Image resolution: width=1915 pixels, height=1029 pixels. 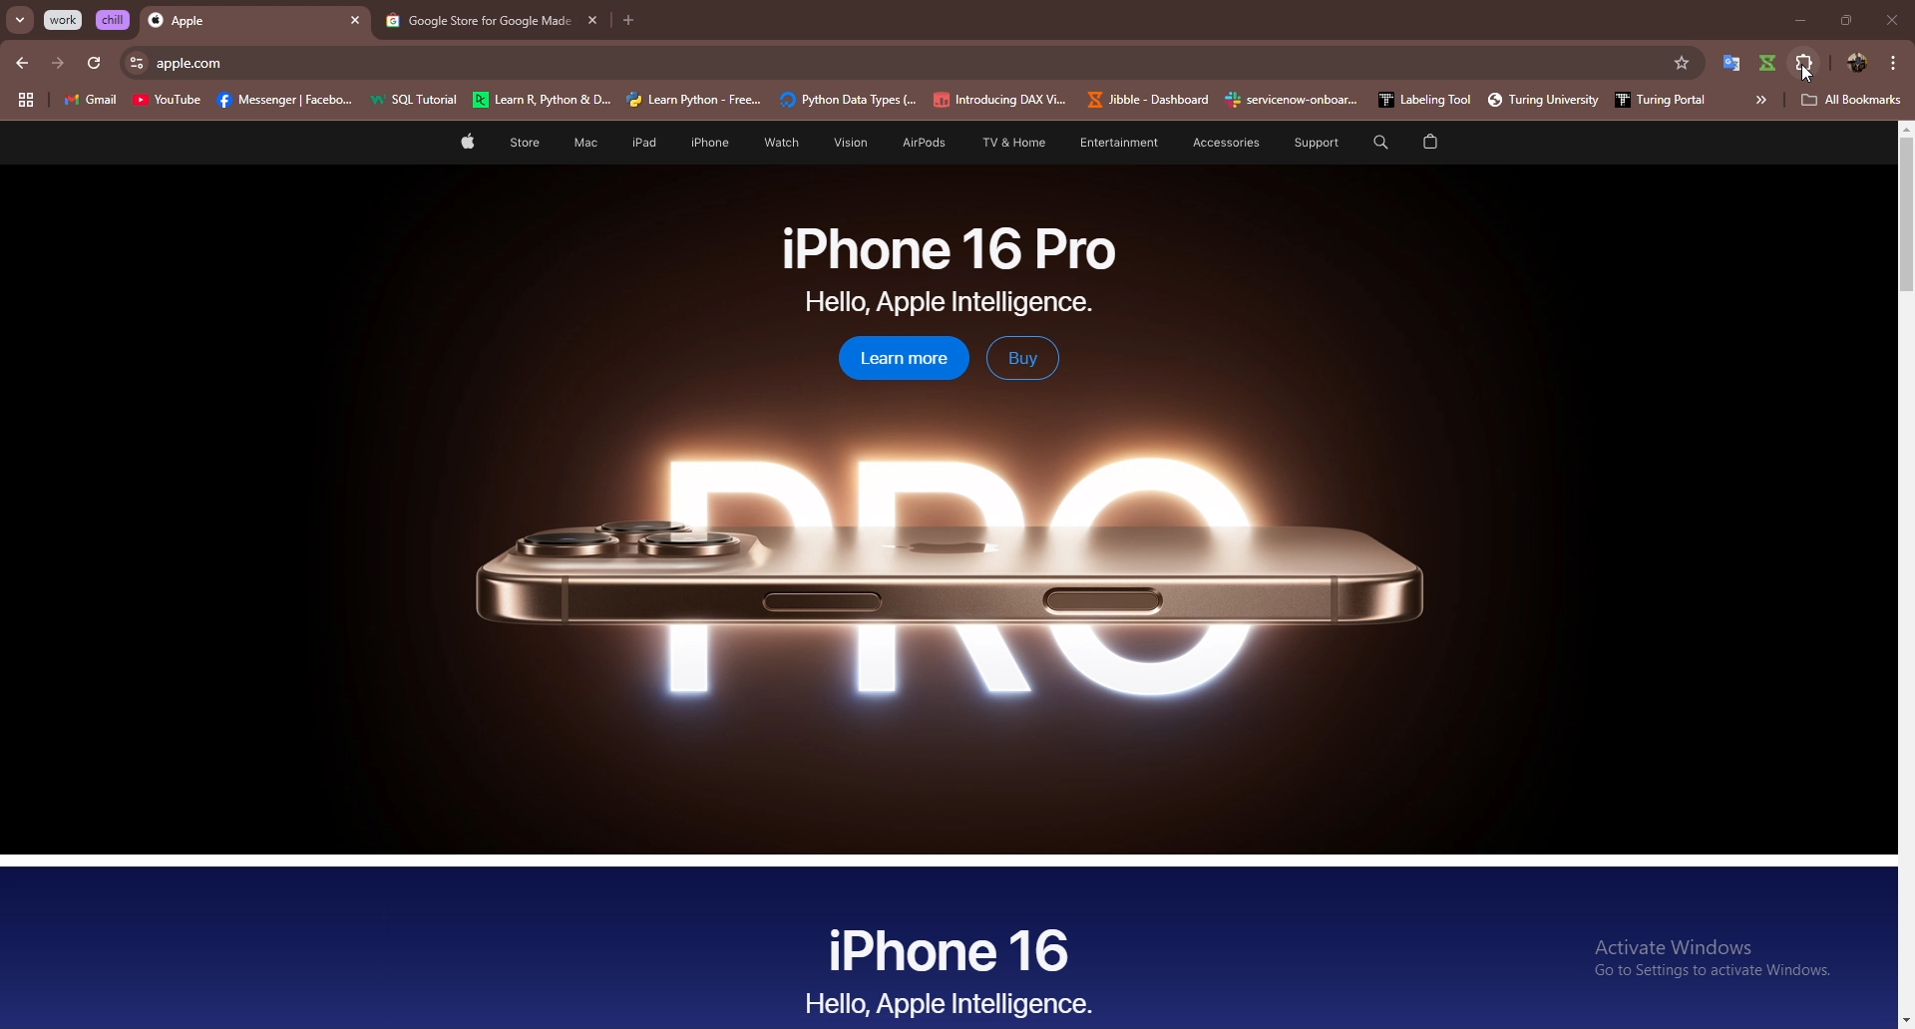 I want to click on iPhone 16 Pro
Hello, Apple Intelligence., so click(x=950, y=270).